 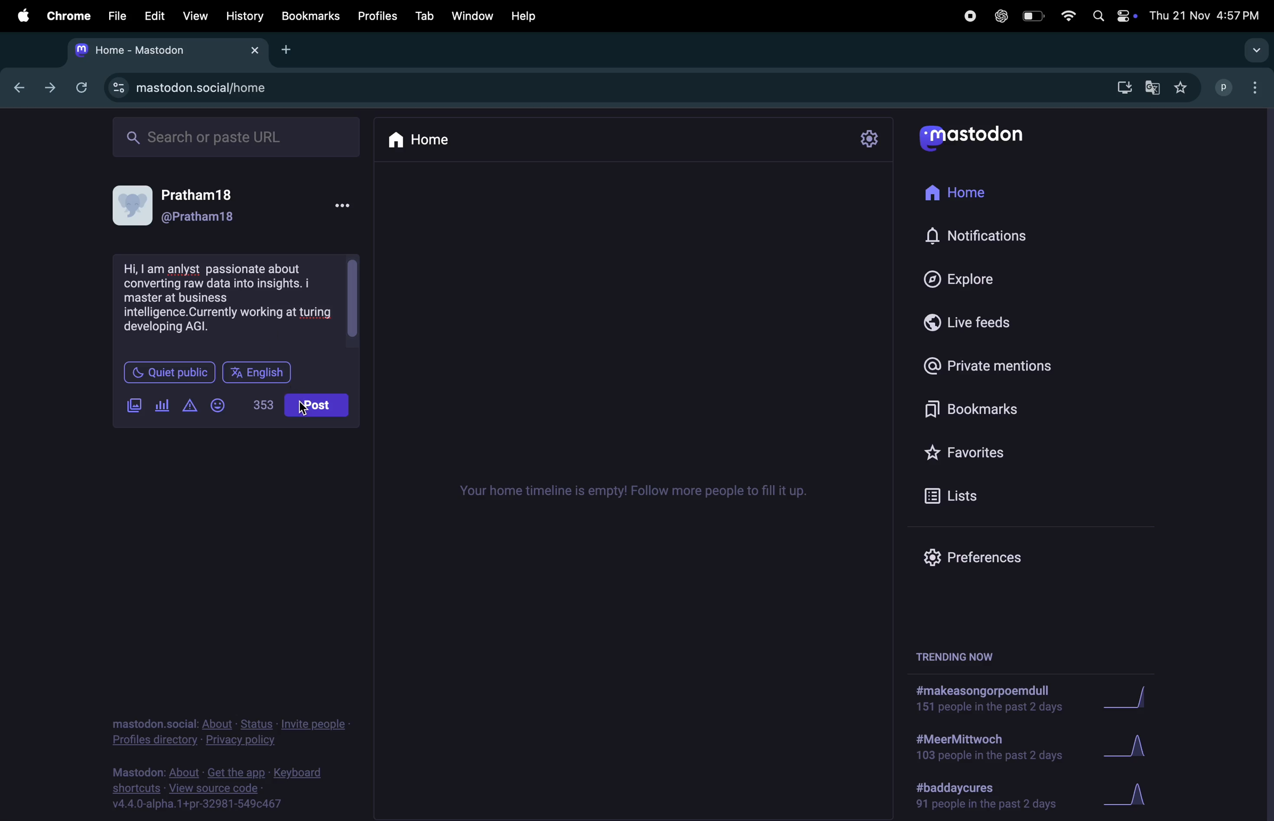 What do you see at coordinates (989, 796) in the screenshot?
I see `hashtag` at bounding box center [989, 796].